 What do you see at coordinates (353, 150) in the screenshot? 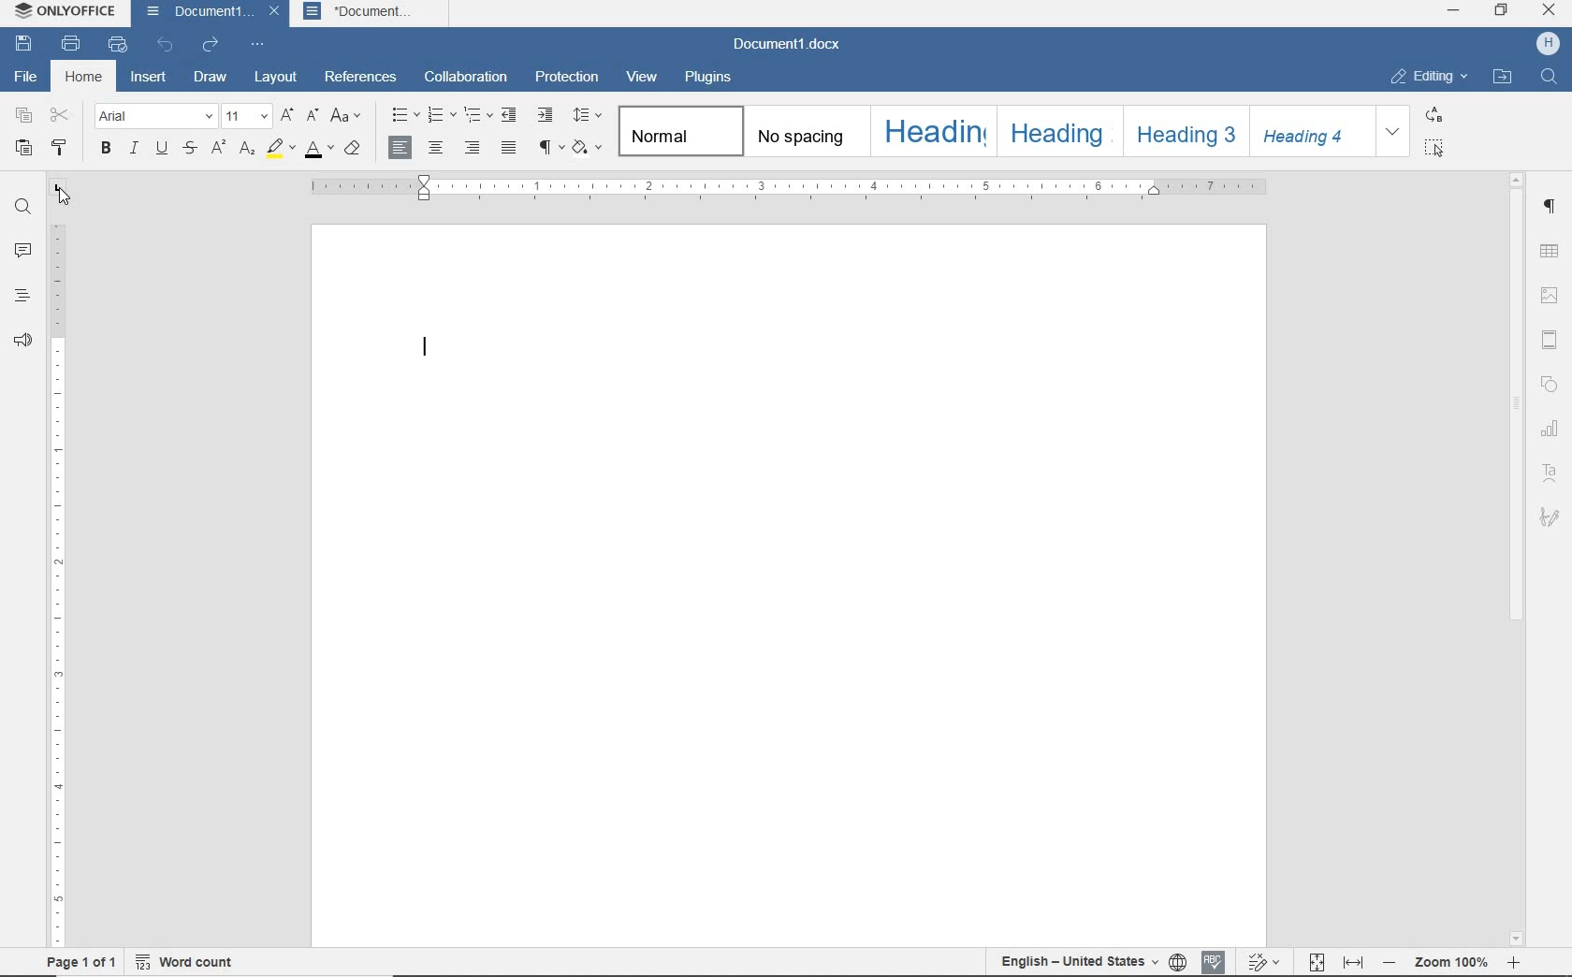
I see `CLEAR STYLE` at bounding box center [353, 150].